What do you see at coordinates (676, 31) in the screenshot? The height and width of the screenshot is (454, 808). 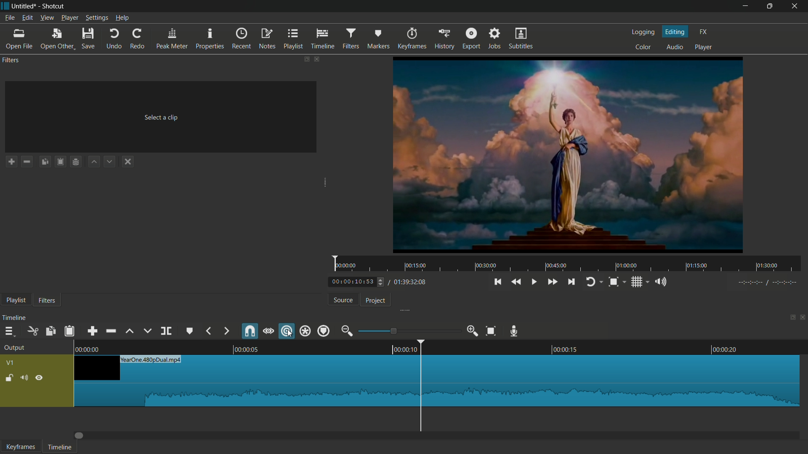 I see `editing` at bounding box center [676, 31].